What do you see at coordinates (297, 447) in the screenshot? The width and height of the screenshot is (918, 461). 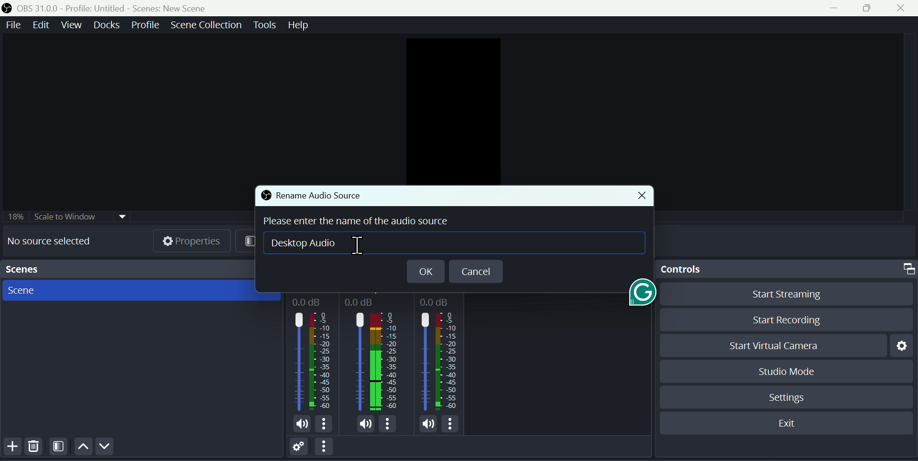 I see `Settings ` at bounding box center [297, 447].